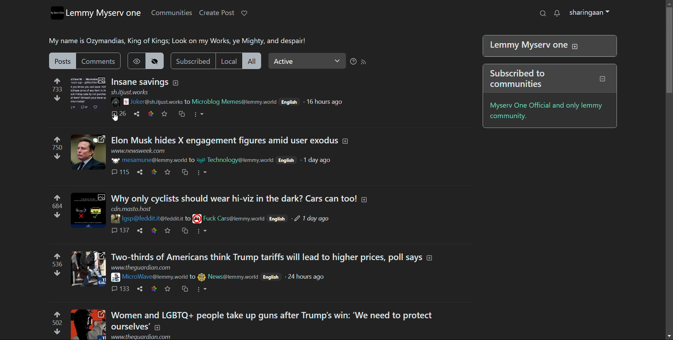 This screenshot has width=673, height=340. What do you see at coordinates (57, 90) in the screenshot?
I see `733` at bounding box center [57, 90].